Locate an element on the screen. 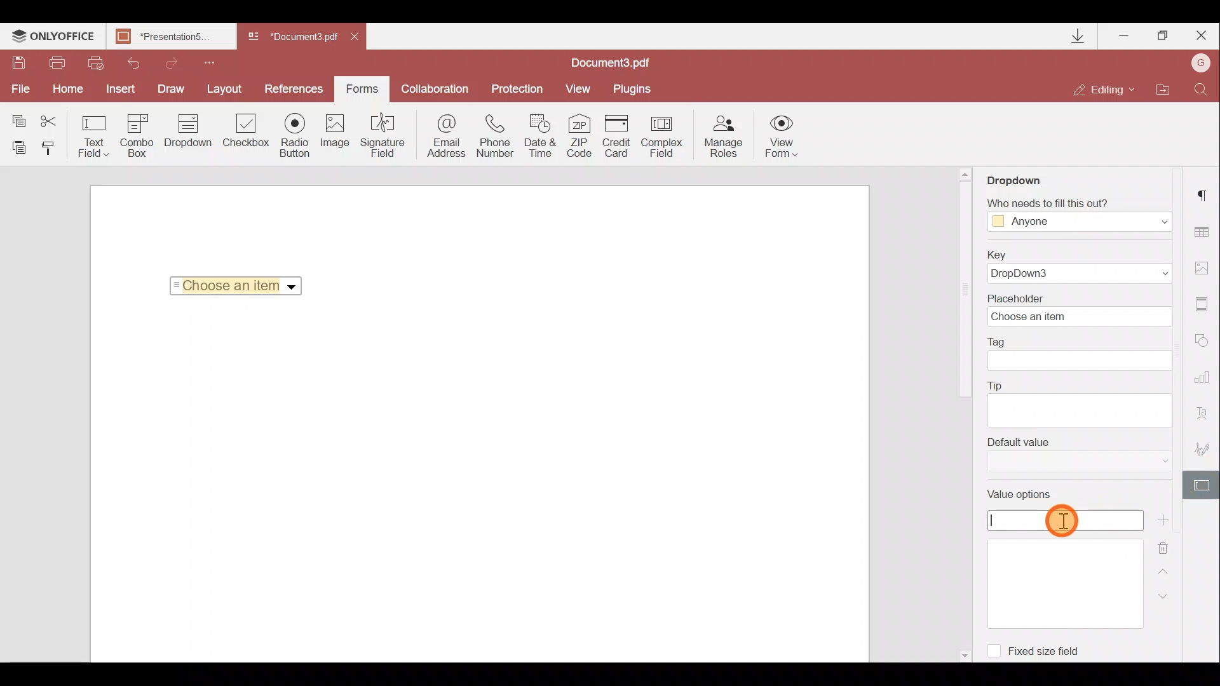  Manage roles is located at coordinates (724, 137).